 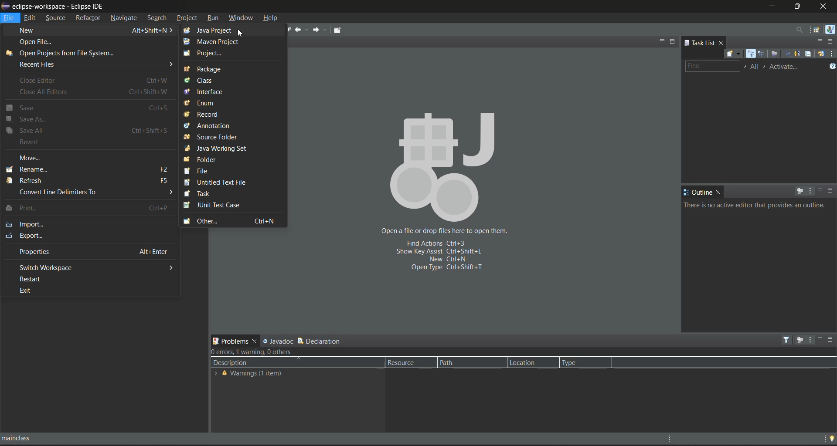 What do you see at coordinates (832, 42) in the screenshot?
I see `maximize` at bounding box center [832, 42].